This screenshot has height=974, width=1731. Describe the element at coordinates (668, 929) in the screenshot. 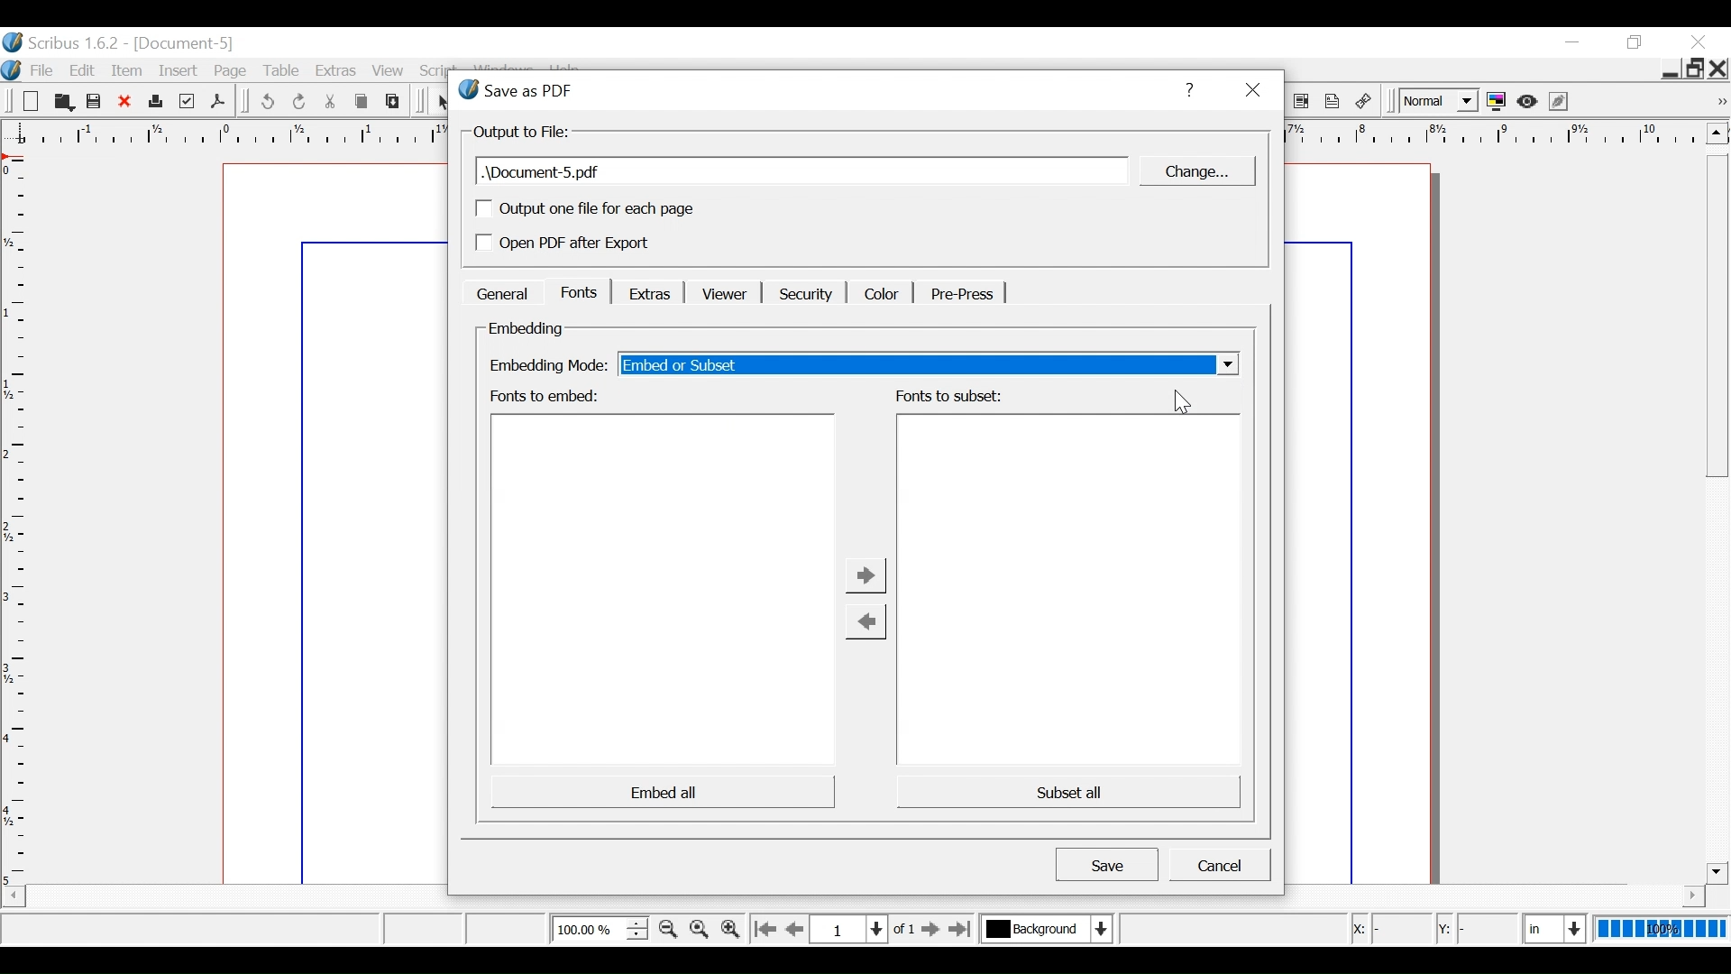

I see `Zoom out` at that location.